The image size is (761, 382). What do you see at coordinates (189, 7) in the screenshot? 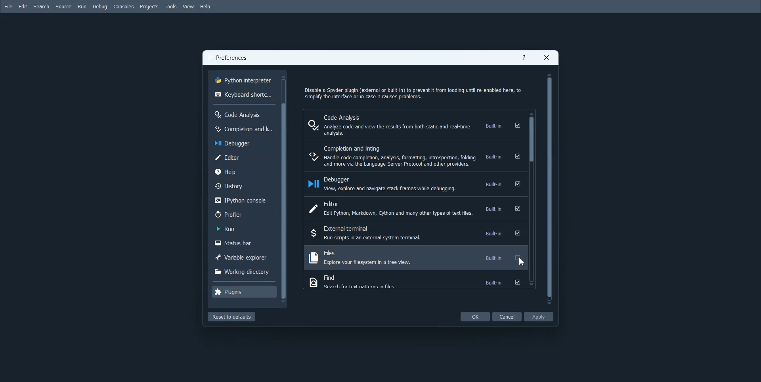
I see `View` at bounding box center [189, 7].